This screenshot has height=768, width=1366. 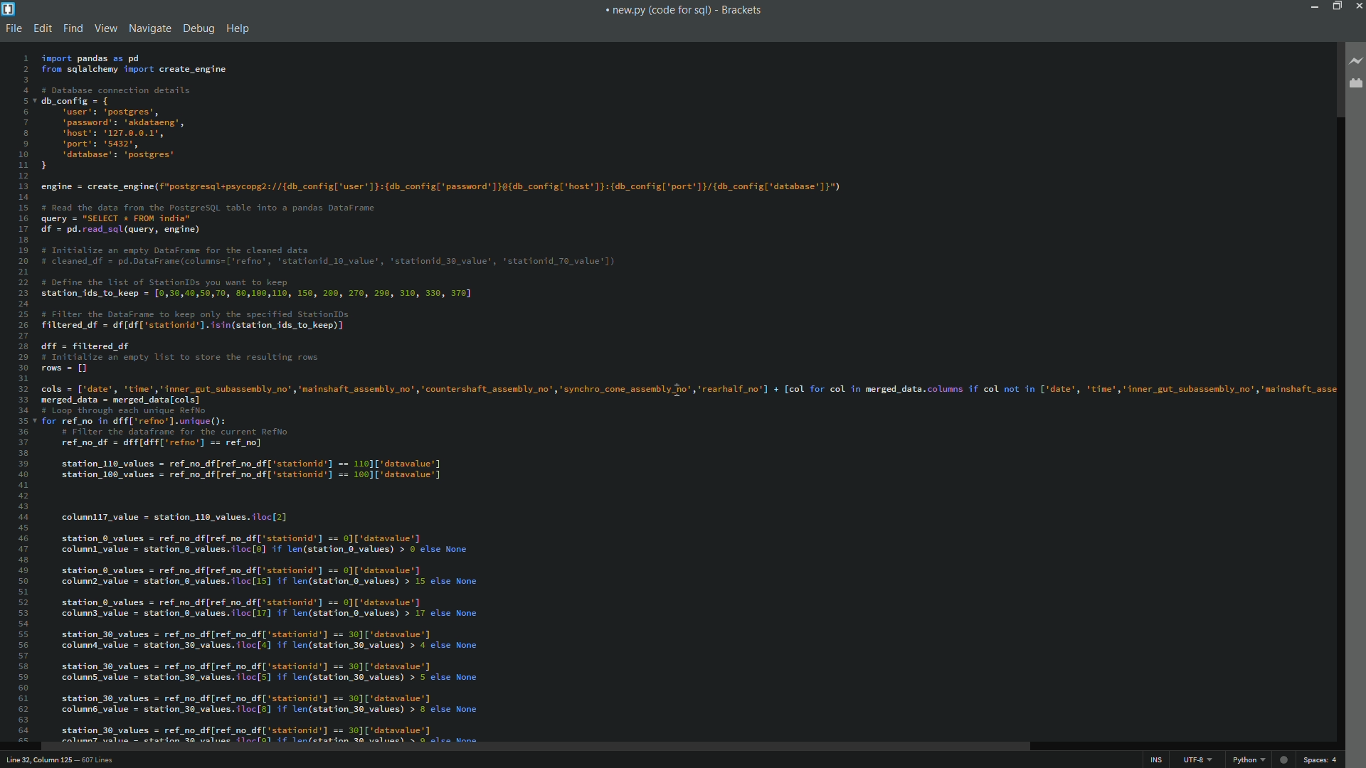 What do you see at coordinates (1355, 84) in the screenshot?
I see `extension manager` at bounding box center [1355, 84].